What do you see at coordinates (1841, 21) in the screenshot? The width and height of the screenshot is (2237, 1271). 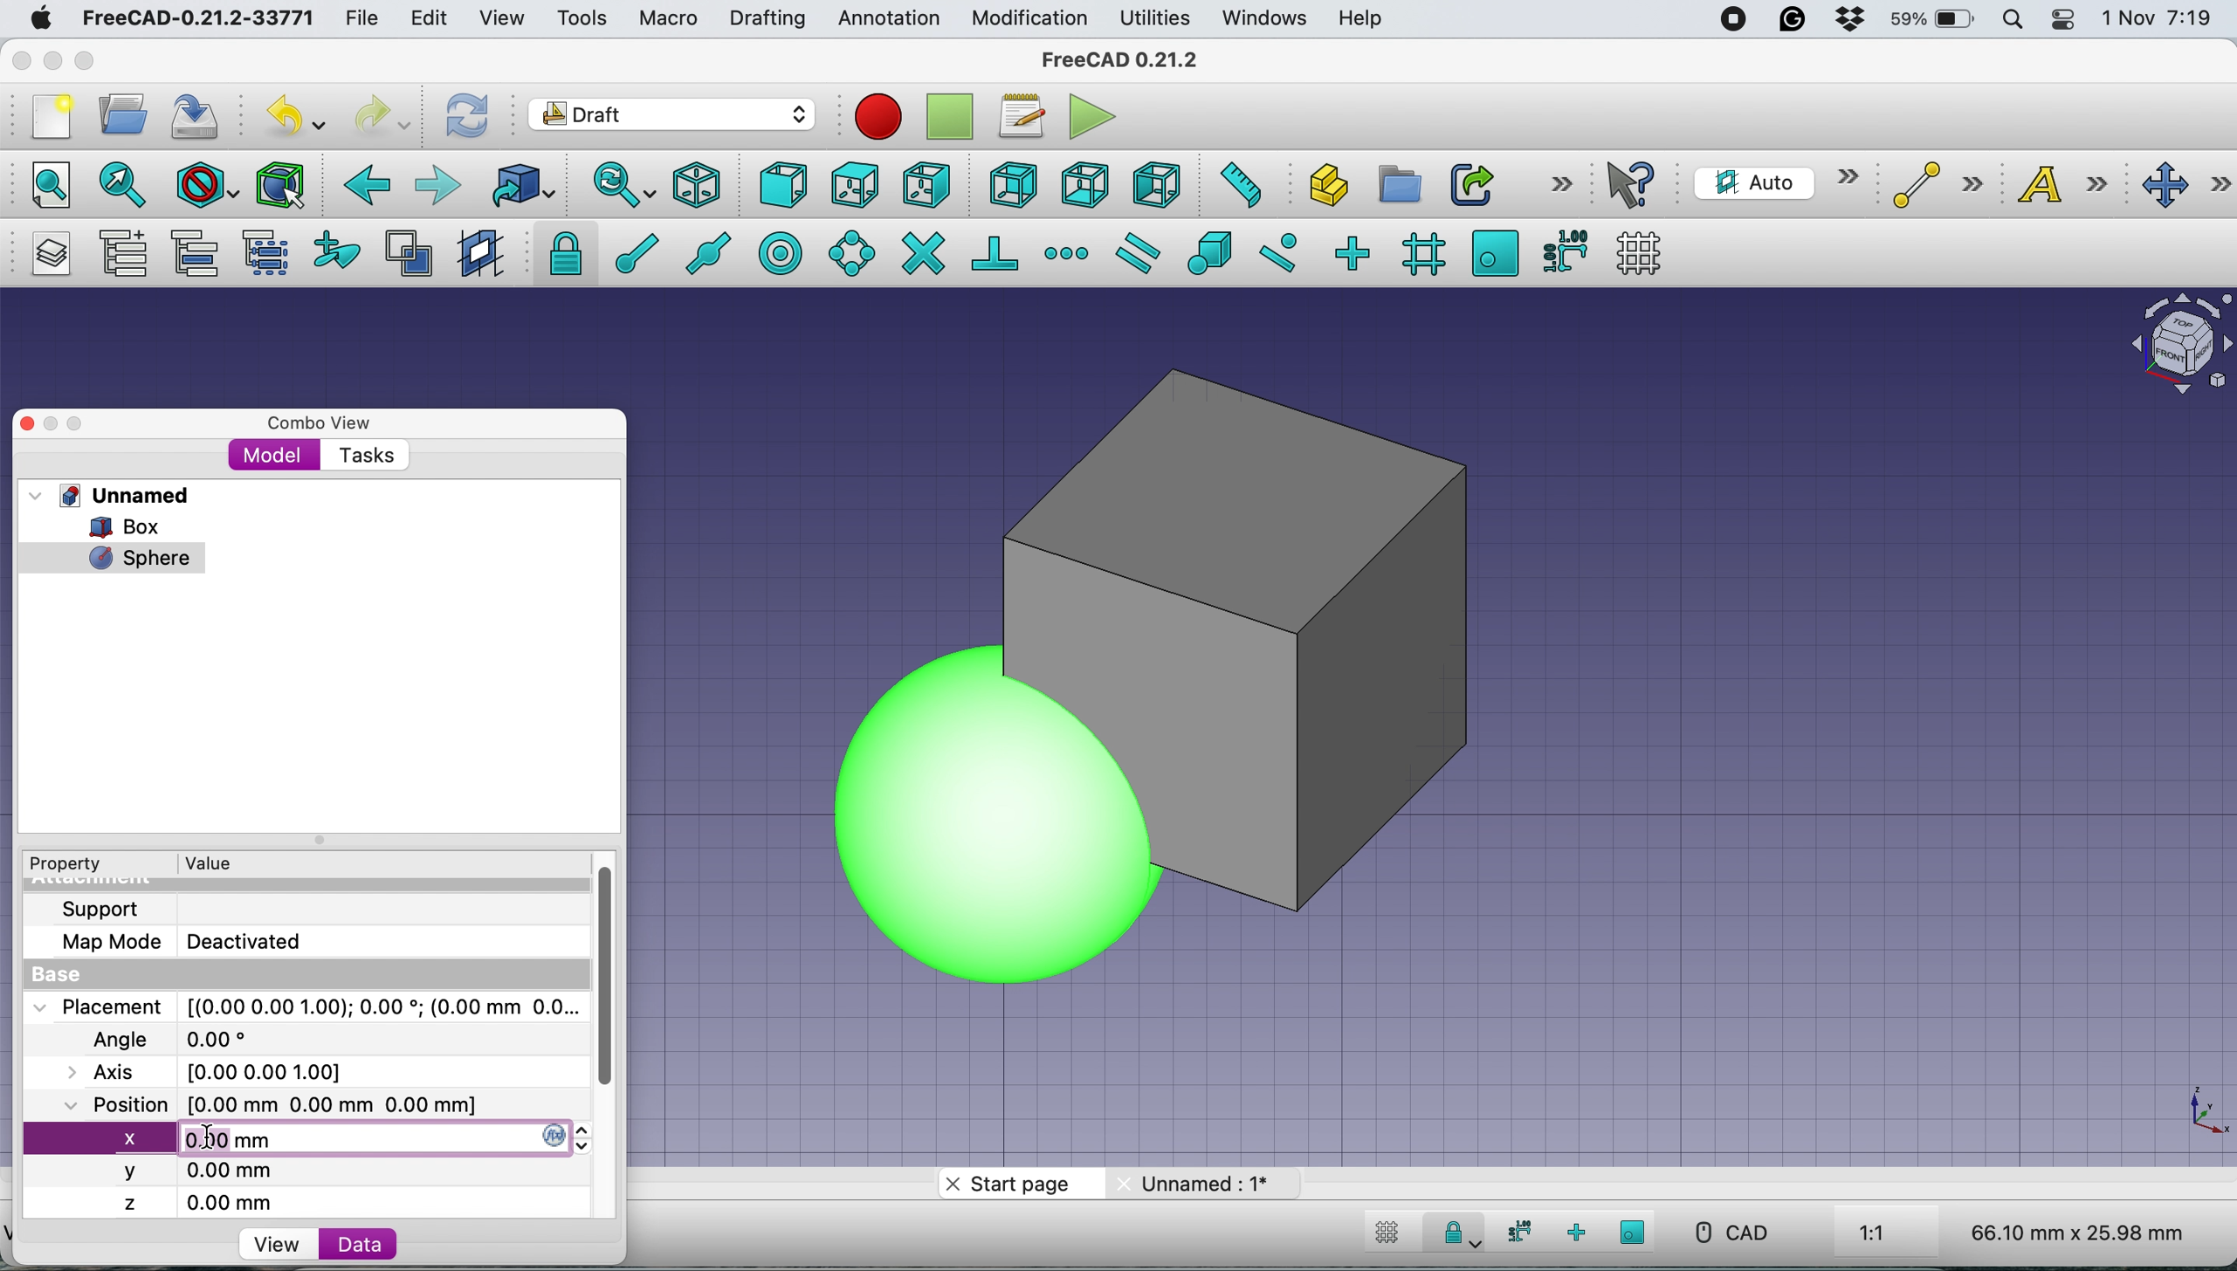 I see `dropbox` at bounding box center [1841, 21].